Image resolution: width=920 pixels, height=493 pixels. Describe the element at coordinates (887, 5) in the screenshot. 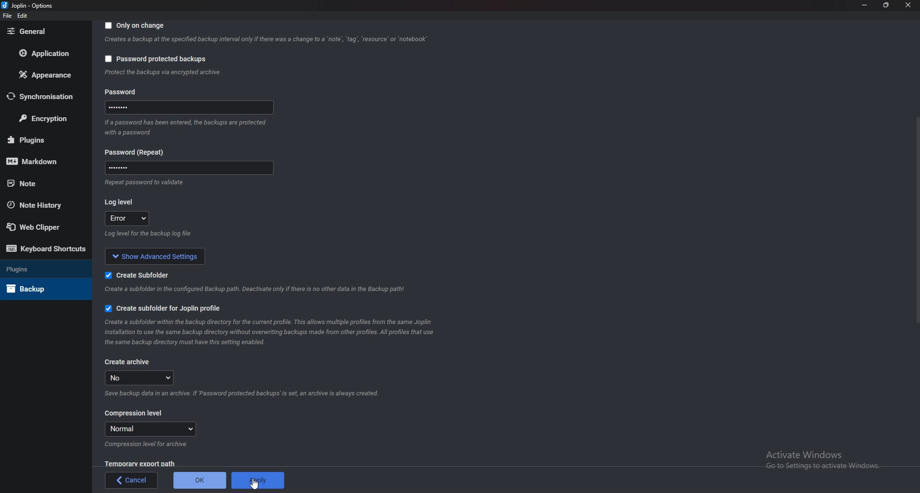

I see `resize` at that location.